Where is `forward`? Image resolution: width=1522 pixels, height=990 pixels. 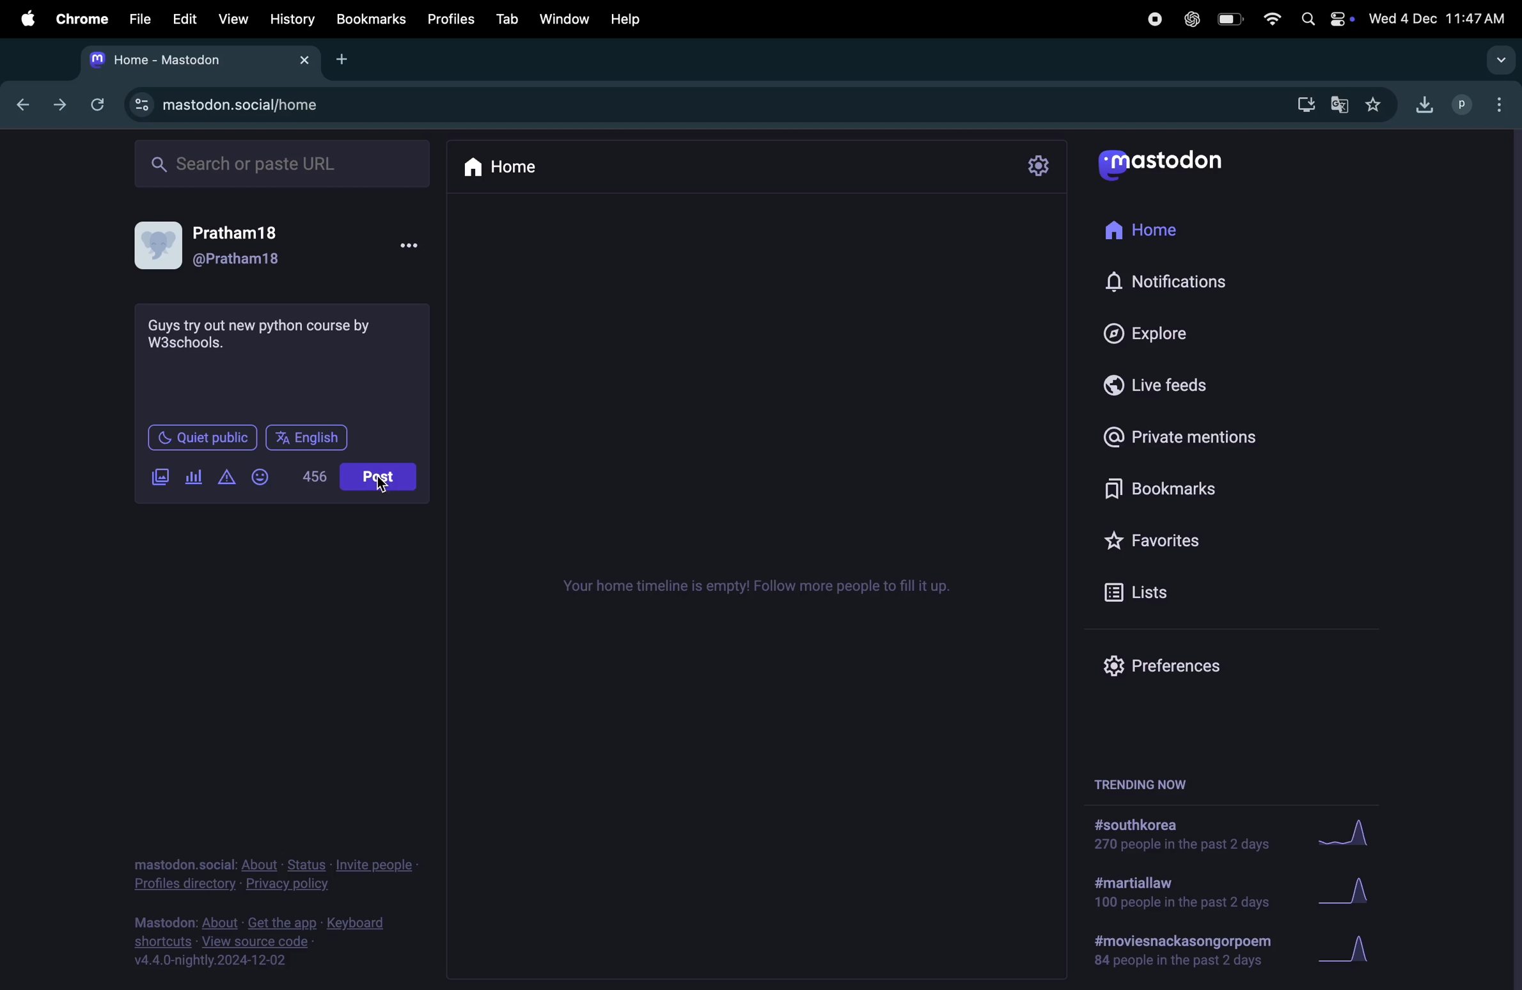 forward is located at coordinates (63, 104).